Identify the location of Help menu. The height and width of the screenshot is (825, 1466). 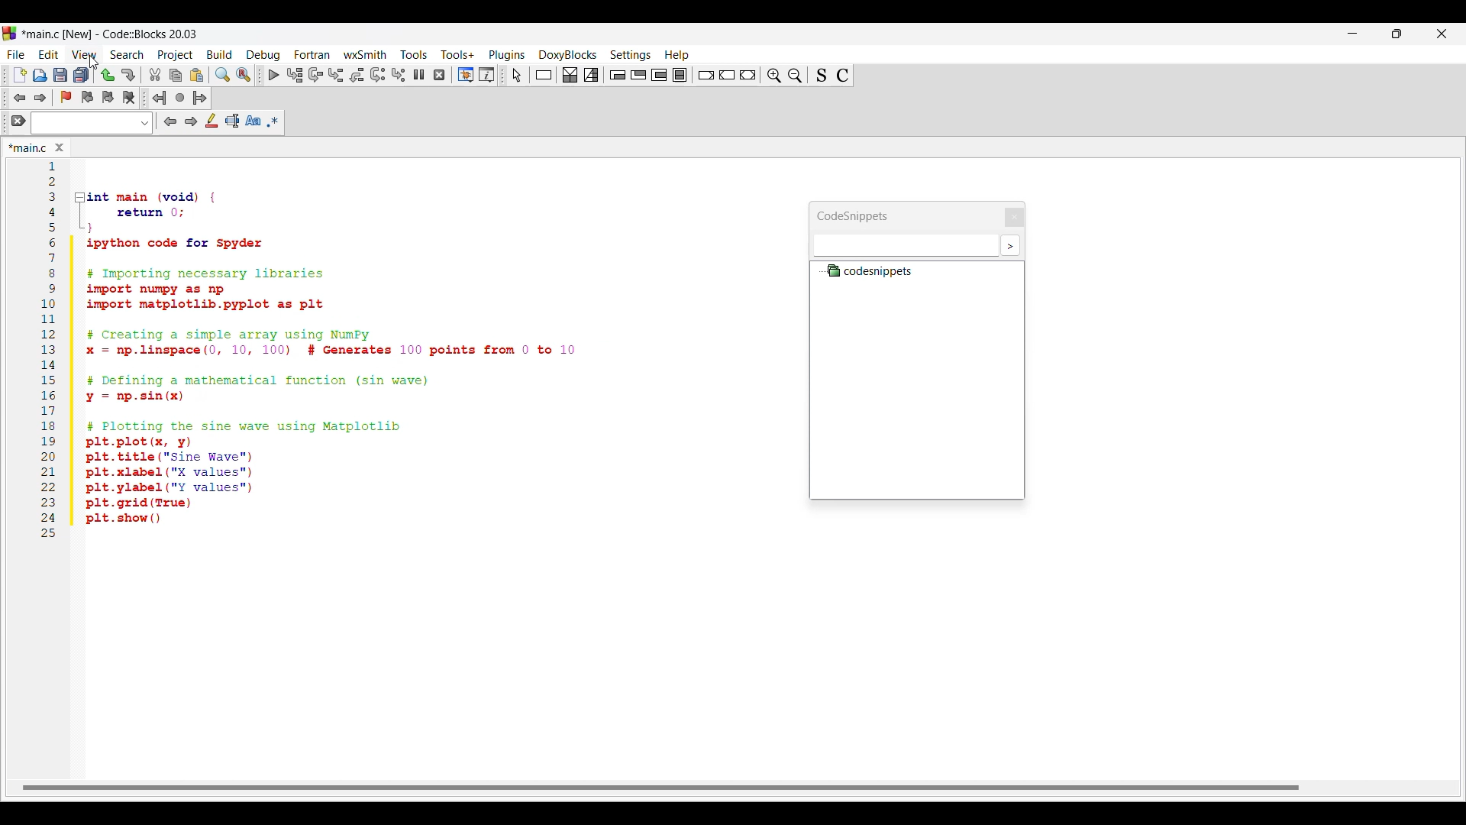
(676, 55).